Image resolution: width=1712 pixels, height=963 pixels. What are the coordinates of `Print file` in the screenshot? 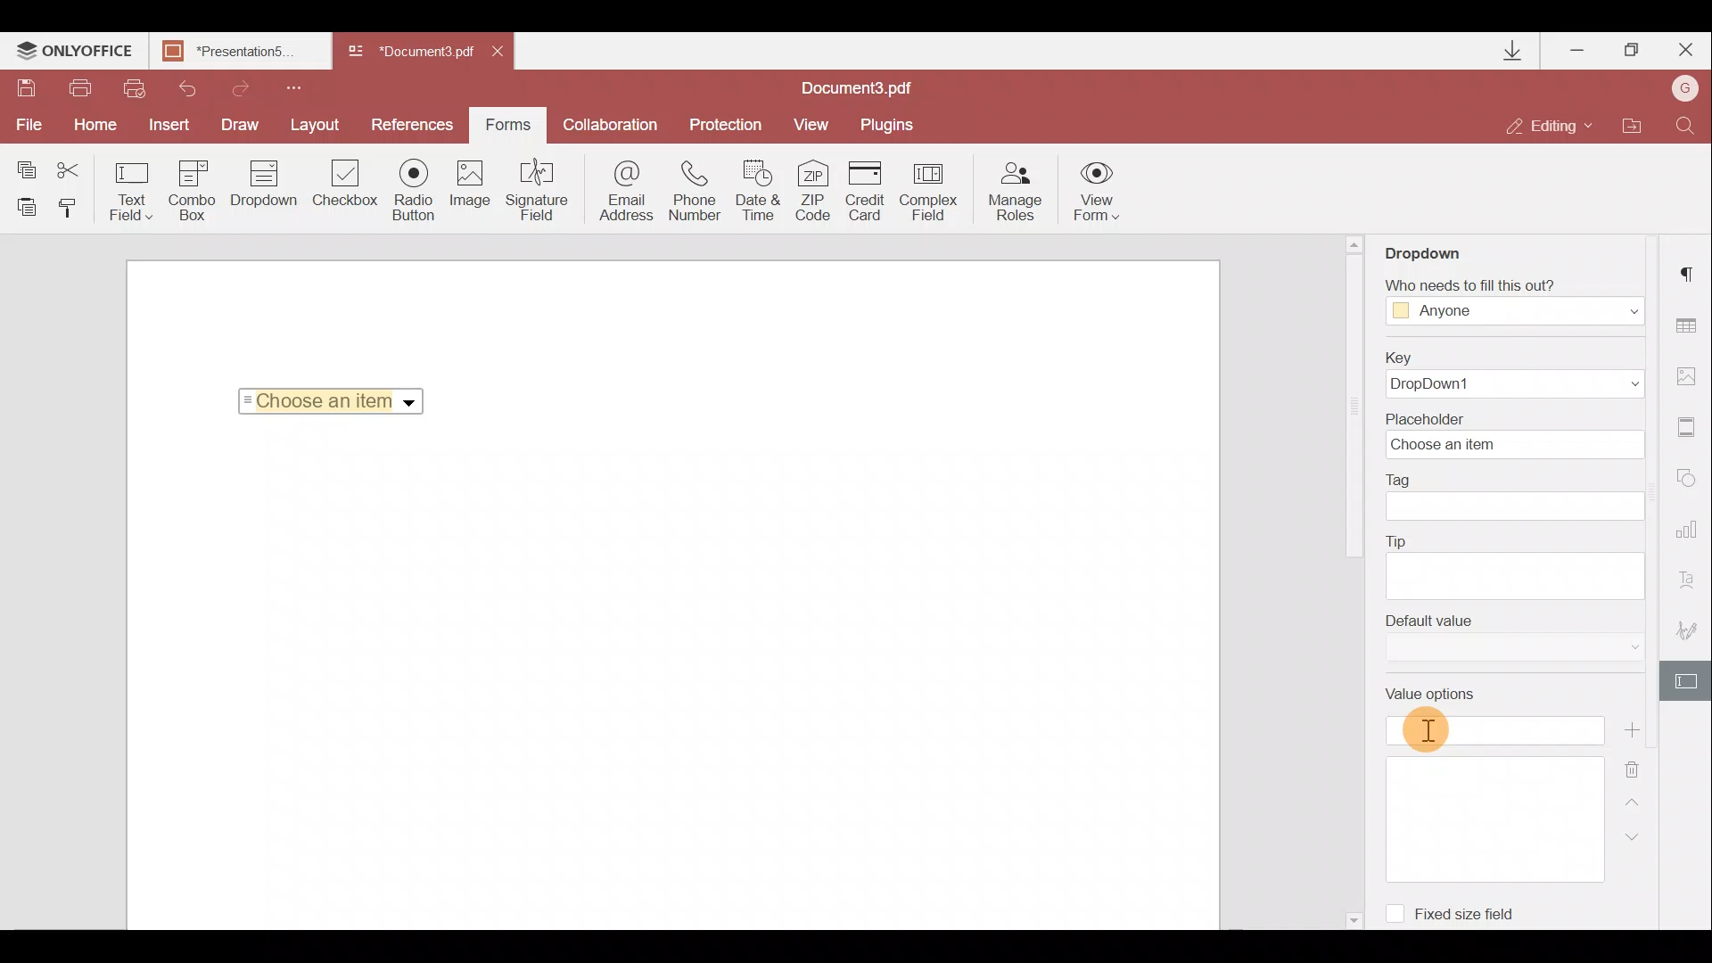 It's located at (82, 89).